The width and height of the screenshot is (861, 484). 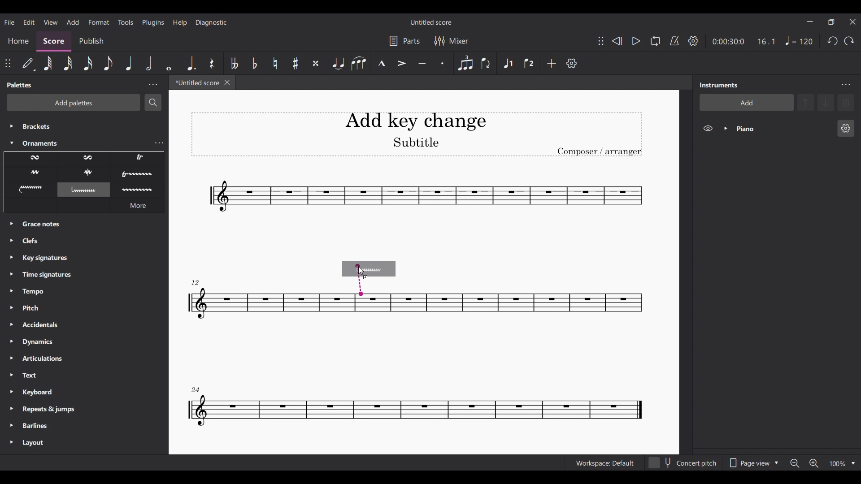 I want to click on 32nd note, so click(x=68, y=63).